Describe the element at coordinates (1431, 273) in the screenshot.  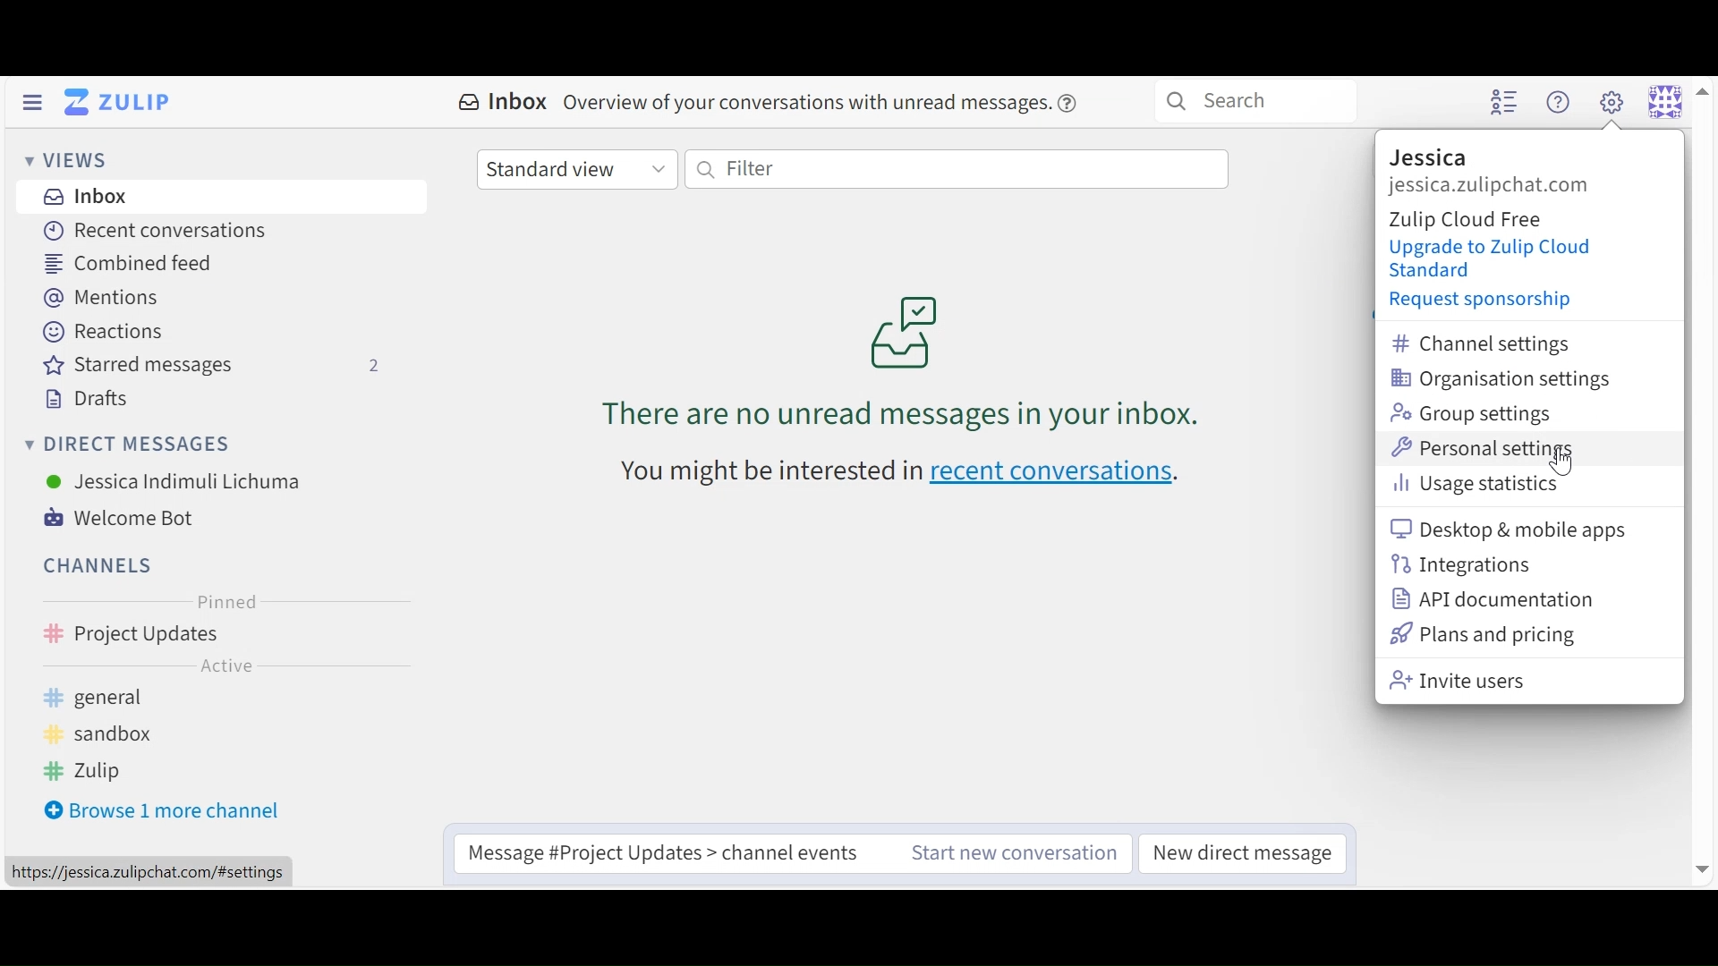
I see `Standard` at that location.